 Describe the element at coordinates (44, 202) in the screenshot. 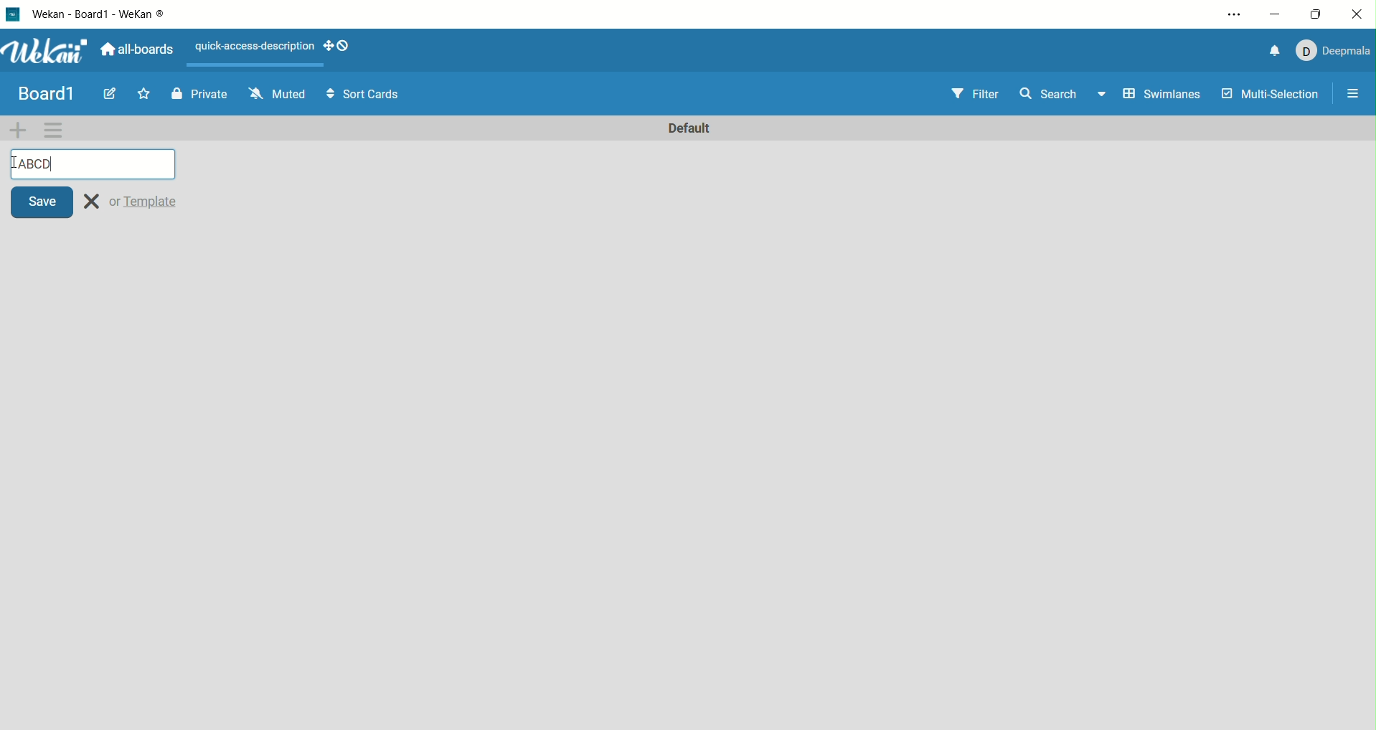

I see `save` at that location.